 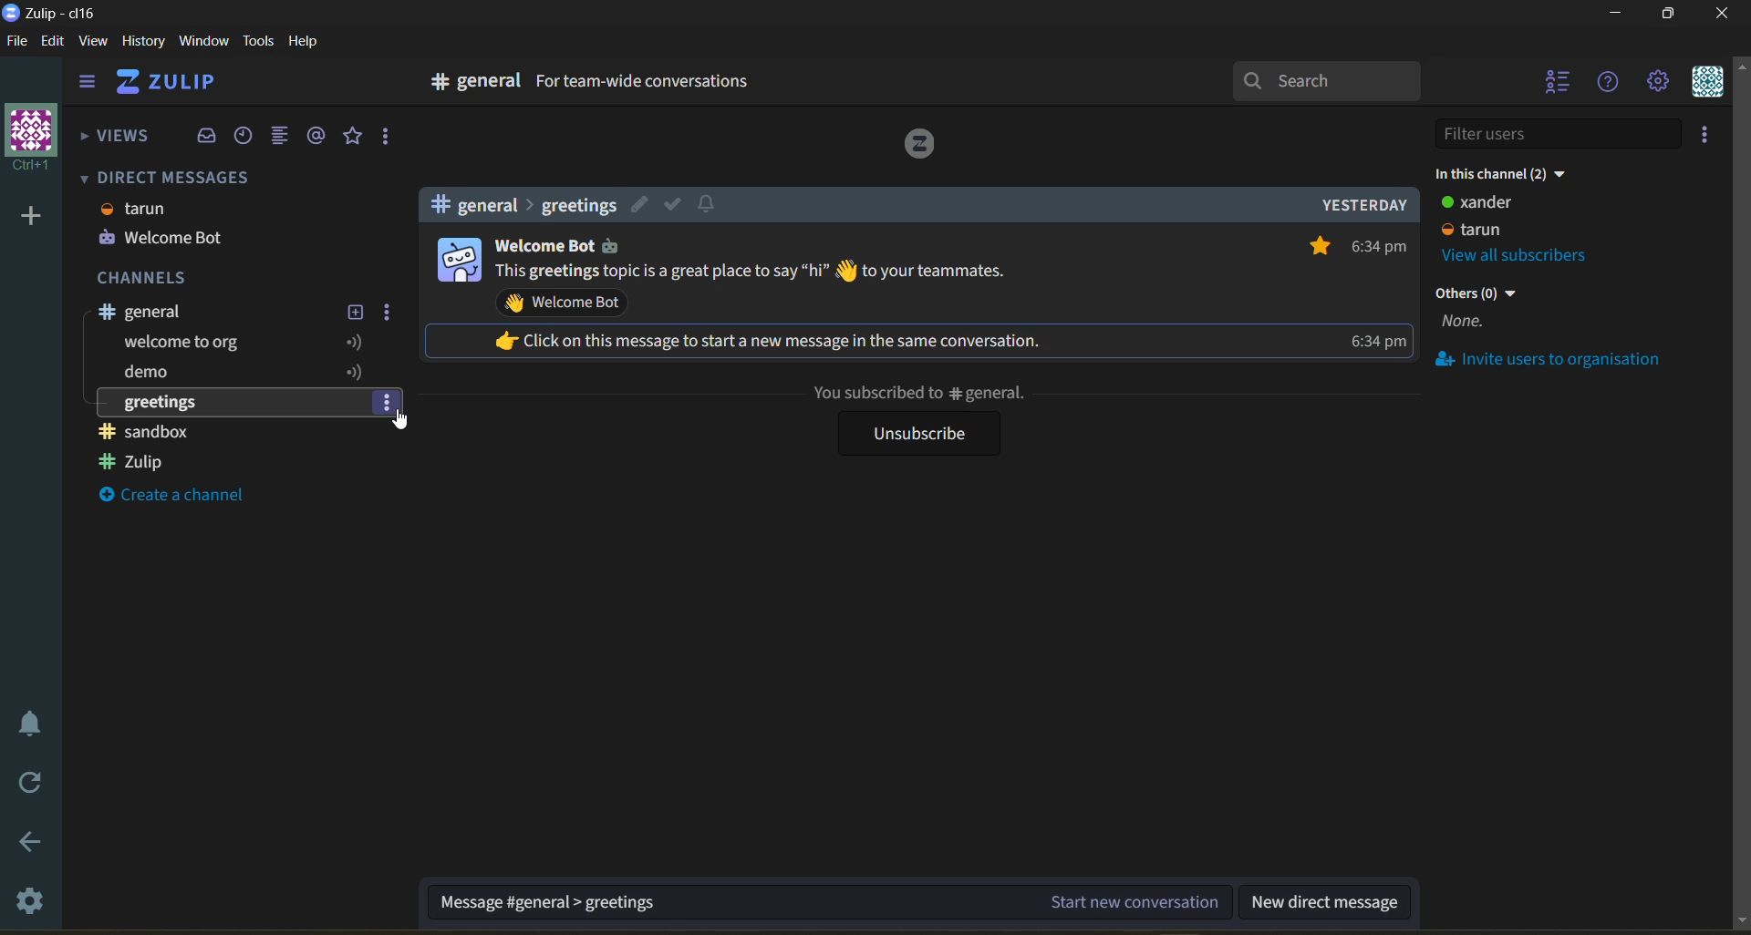 I want to click on enable do not disturb, so click(x=26, y=724).